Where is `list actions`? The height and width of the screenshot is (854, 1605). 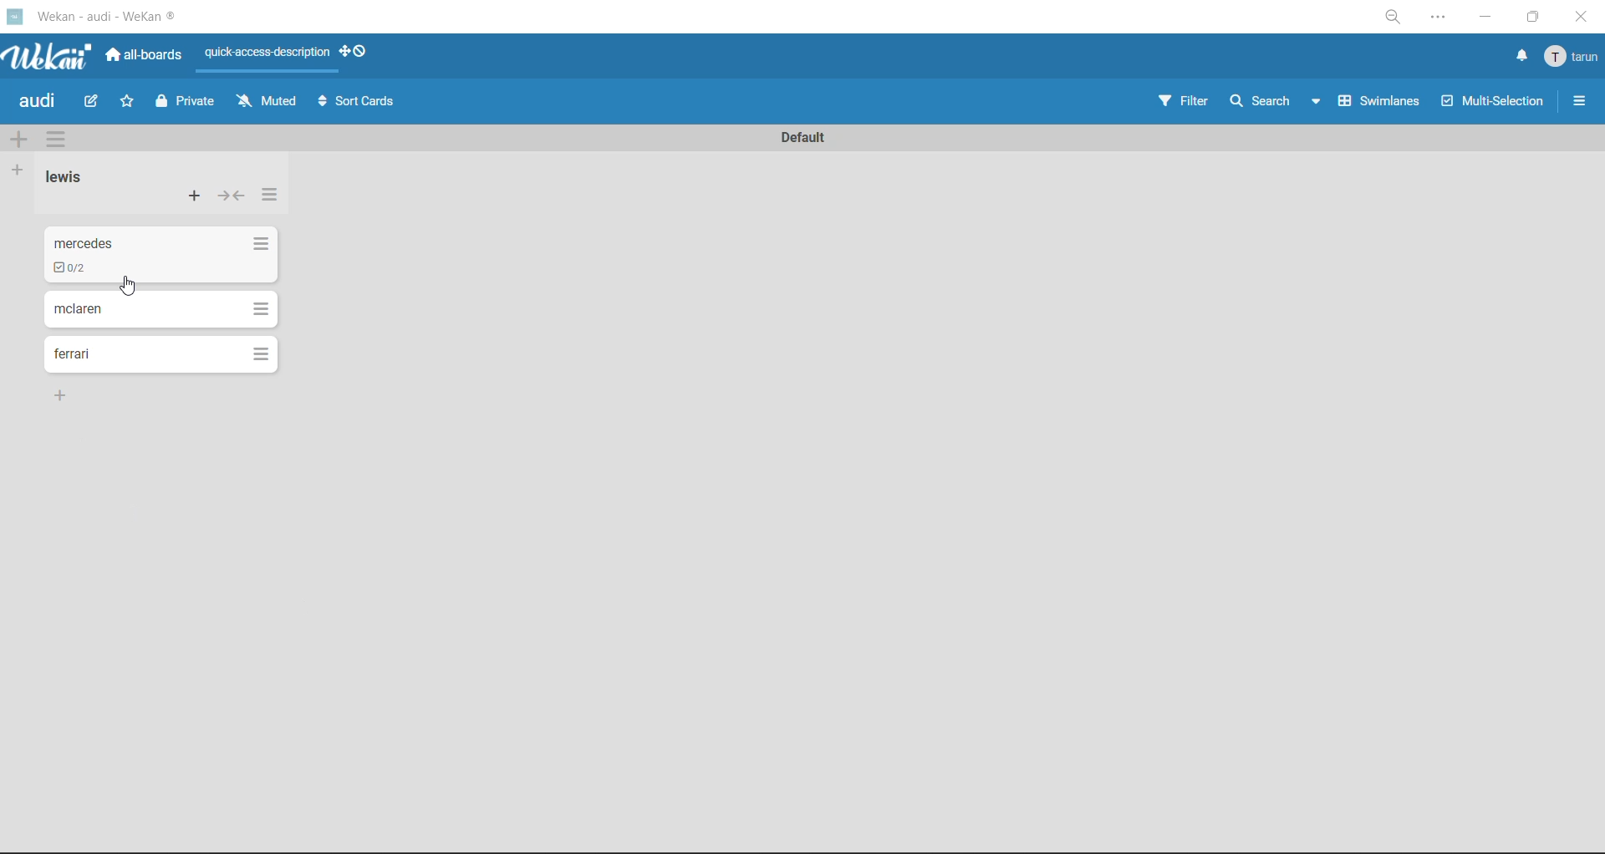 list actions is located at coordinates (272, 200).